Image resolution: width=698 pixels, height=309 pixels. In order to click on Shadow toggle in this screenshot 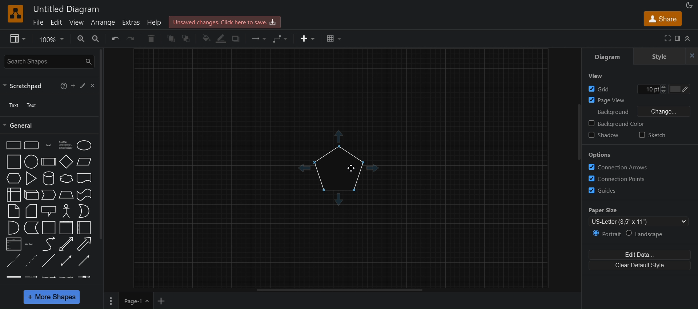, I will do `click(603, 135)`.